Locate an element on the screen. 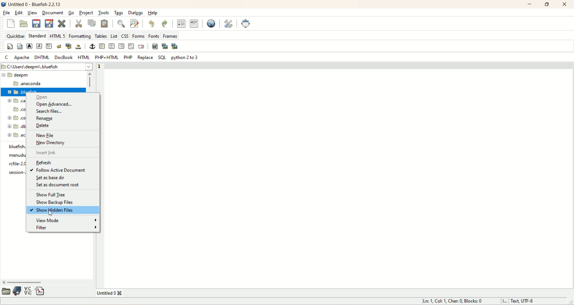  formatting is located at coordinates (80, 36).